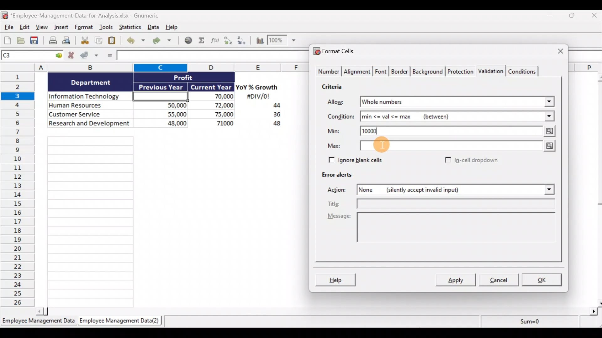 Image resolution: width=602 pixels, height=338 pixels. I want to click on 10000, so click(373, 131).